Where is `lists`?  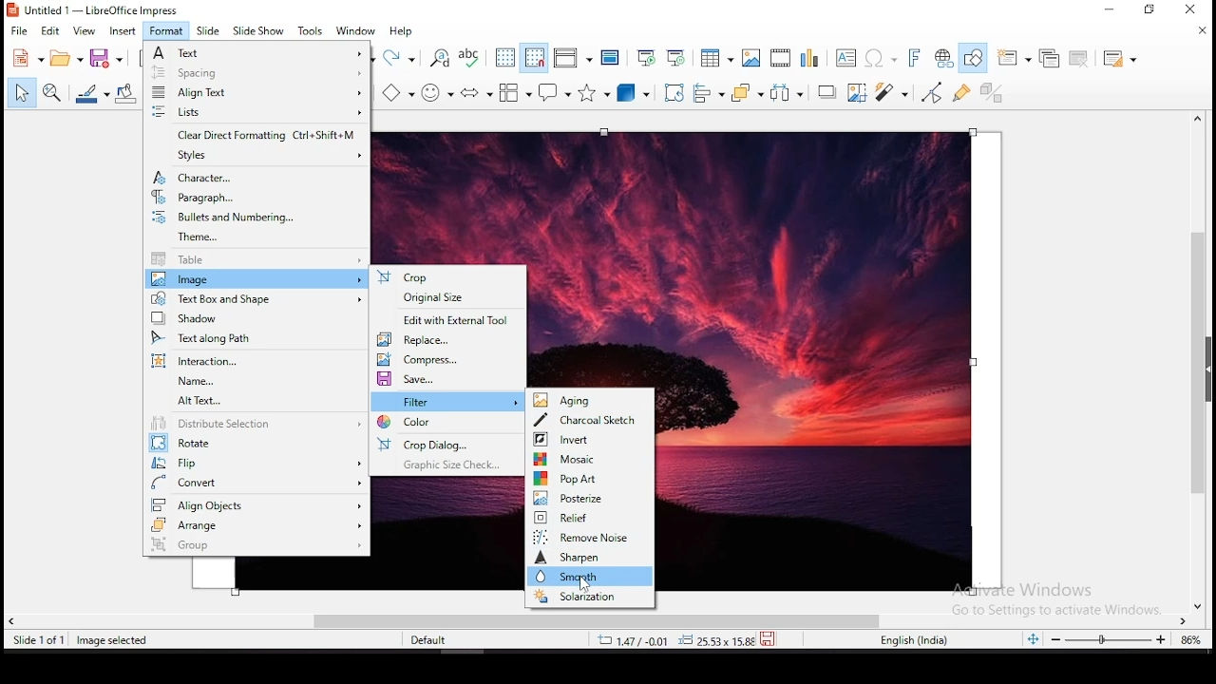 lists is located at coordinates (255, 113).